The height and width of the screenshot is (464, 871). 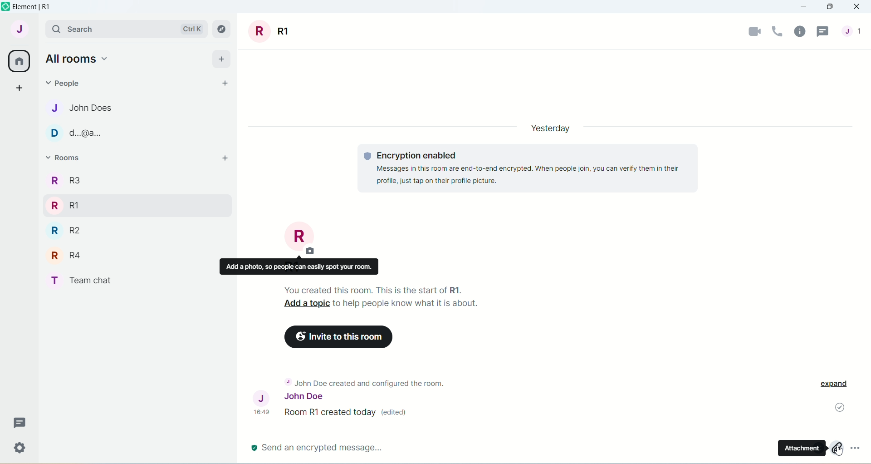 I want to click on Settings, so click(x=22, y=450).